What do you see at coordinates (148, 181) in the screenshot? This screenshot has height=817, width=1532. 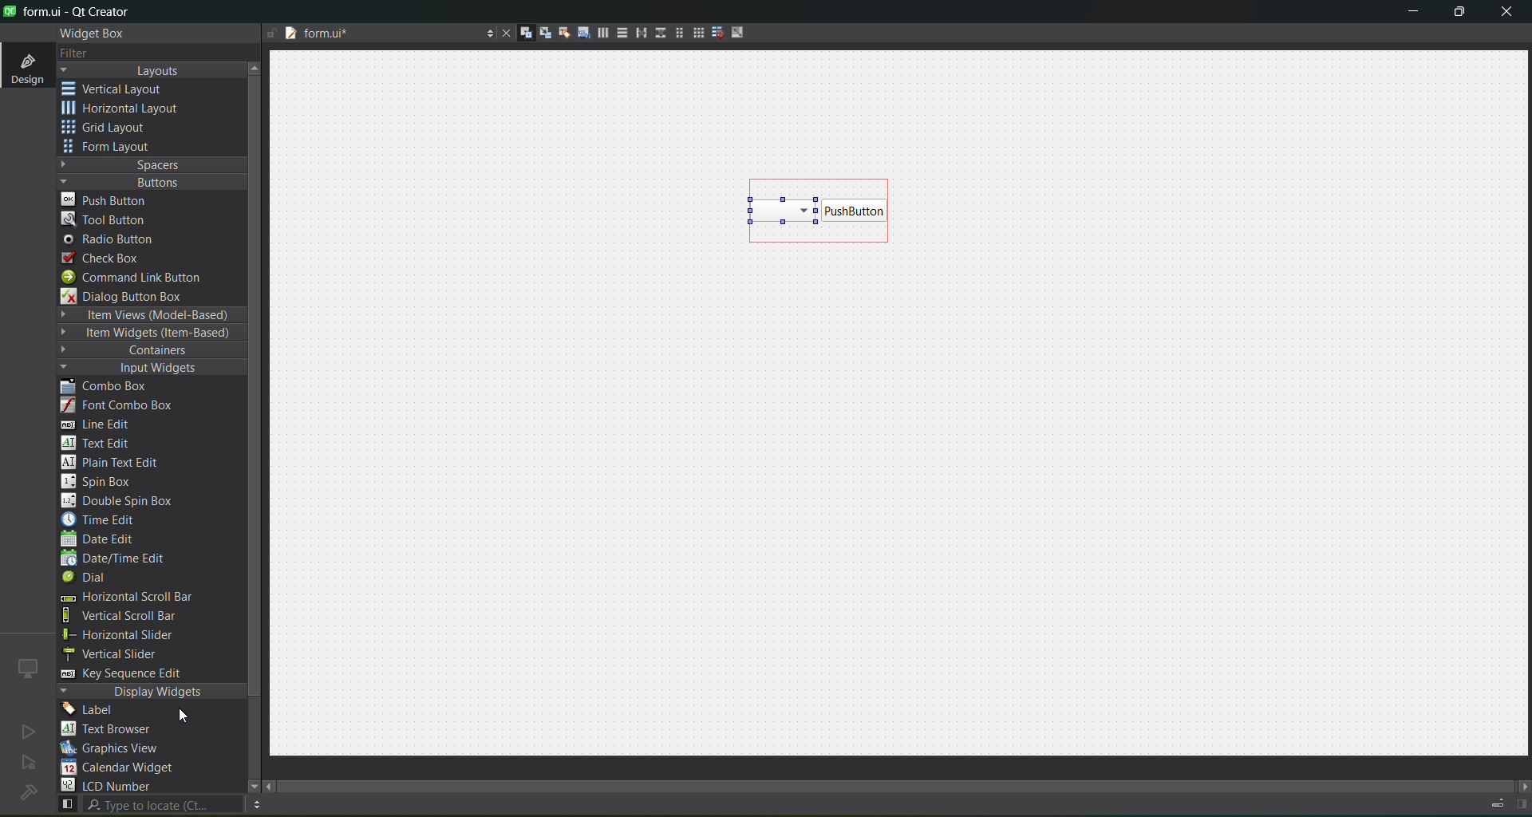 I see `buttons` at bounding box center [148, 181].